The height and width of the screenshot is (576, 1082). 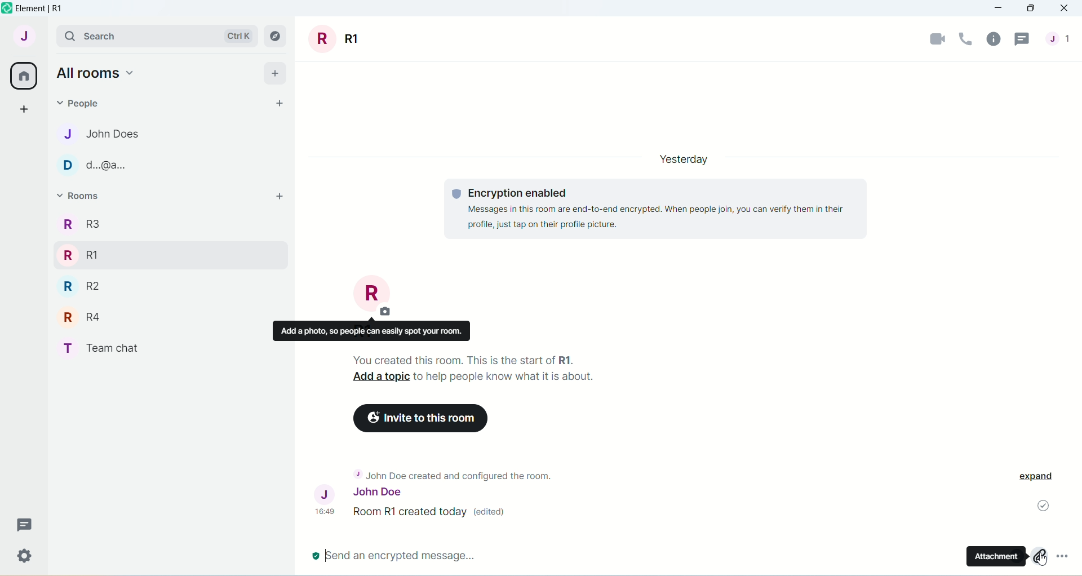 I want to click on voice call, so click(x=965, y=40).